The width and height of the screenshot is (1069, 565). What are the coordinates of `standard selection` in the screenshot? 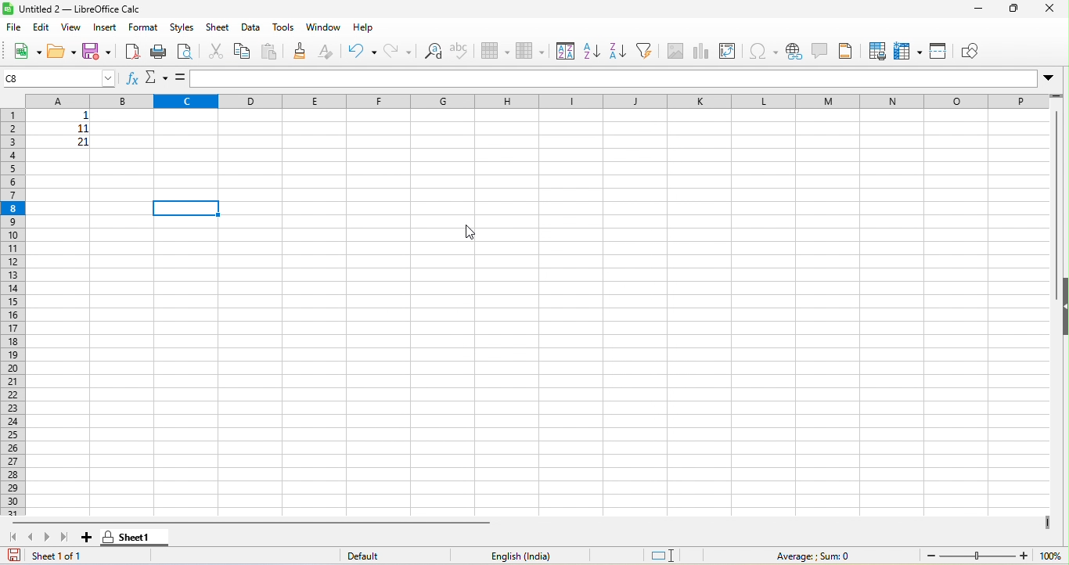 It's located at (663, 556).